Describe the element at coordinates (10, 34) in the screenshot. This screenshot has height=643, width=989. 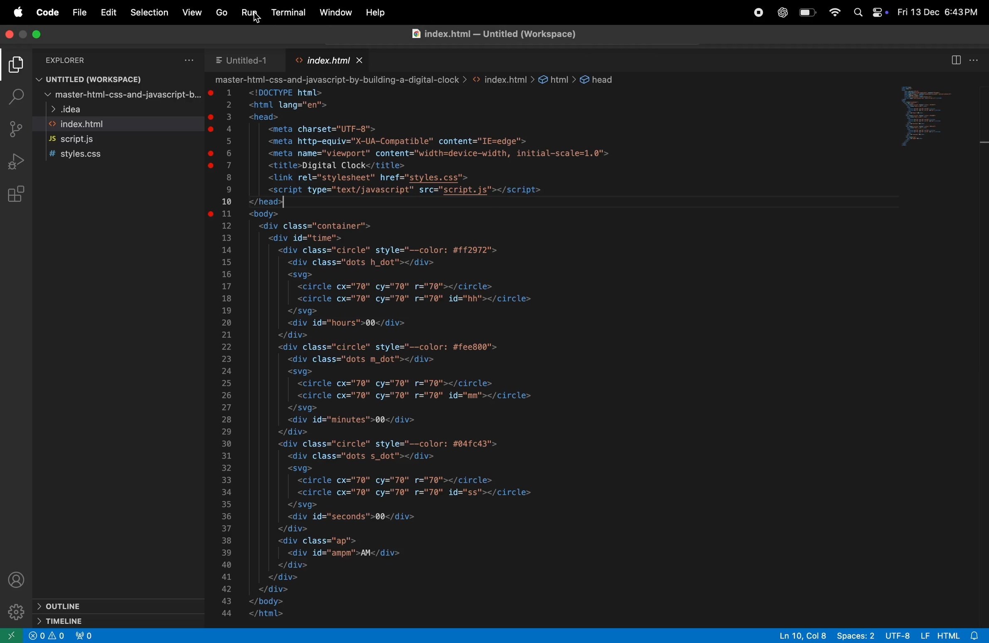
I see `close` at that location.